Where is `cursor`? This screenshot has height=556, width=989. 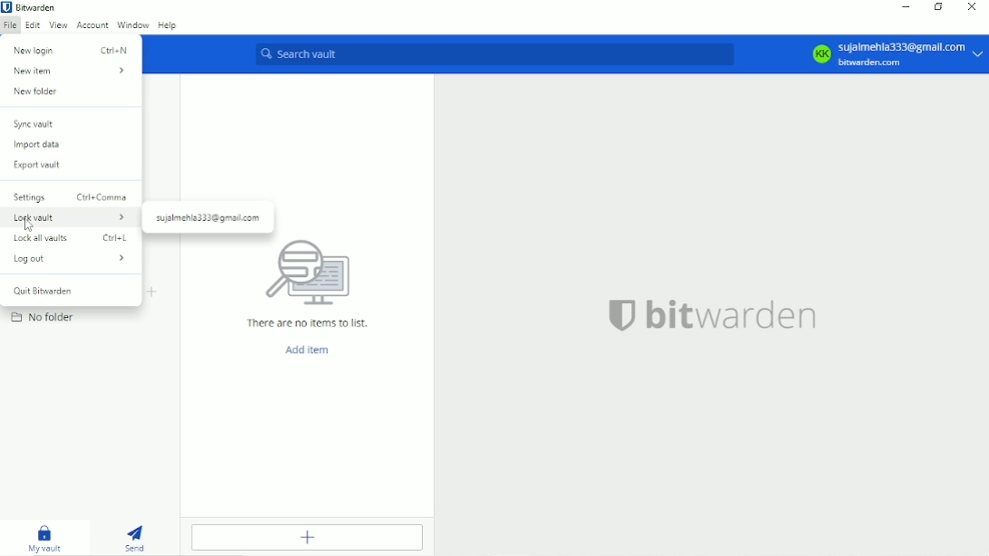 cursor is located at coordinates (30, 226).